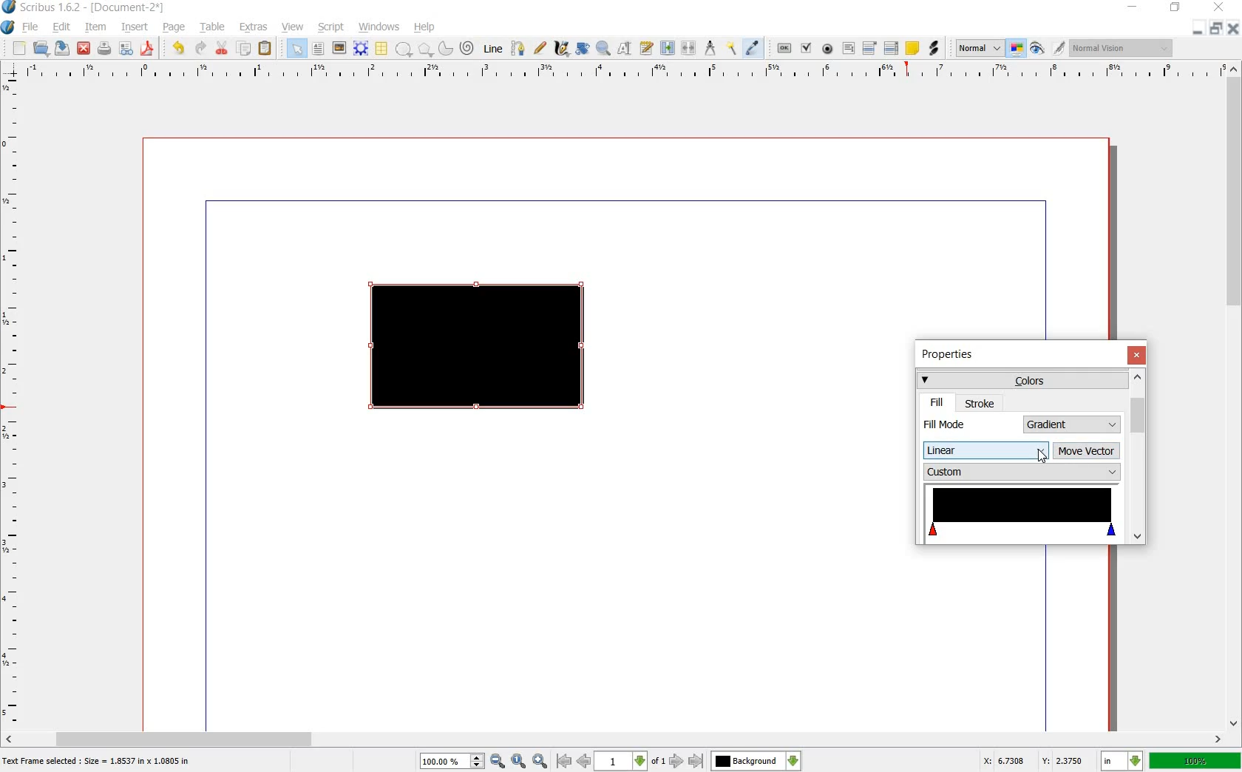 The image size is (1242, 772). I want to click on logo, so click(10, 8).